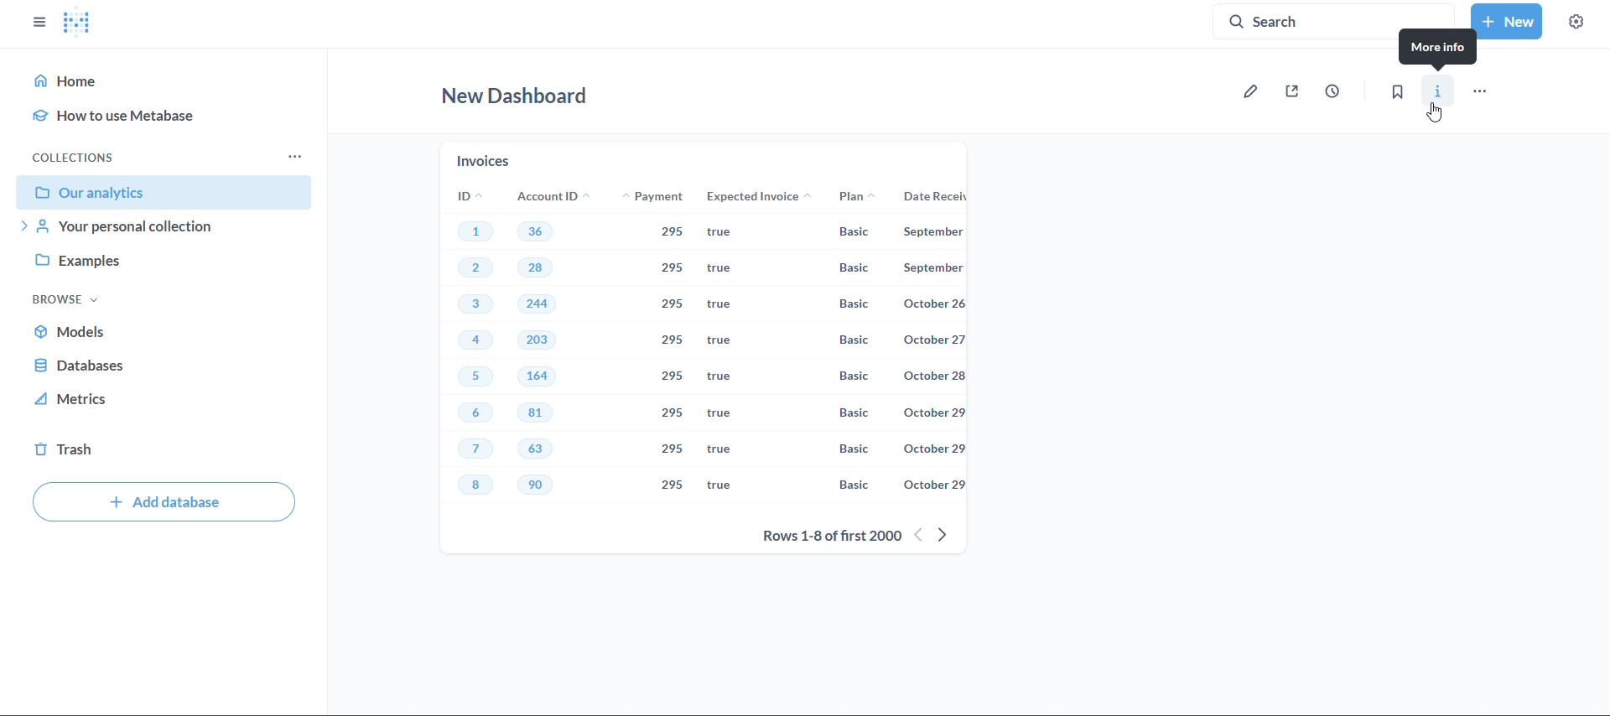 Image resolution: width=1610 pixels, height=716 pixels. What do you see at coordinates (719, 413) in the screenshot?
I see `true` at bounding box center [719, 413].